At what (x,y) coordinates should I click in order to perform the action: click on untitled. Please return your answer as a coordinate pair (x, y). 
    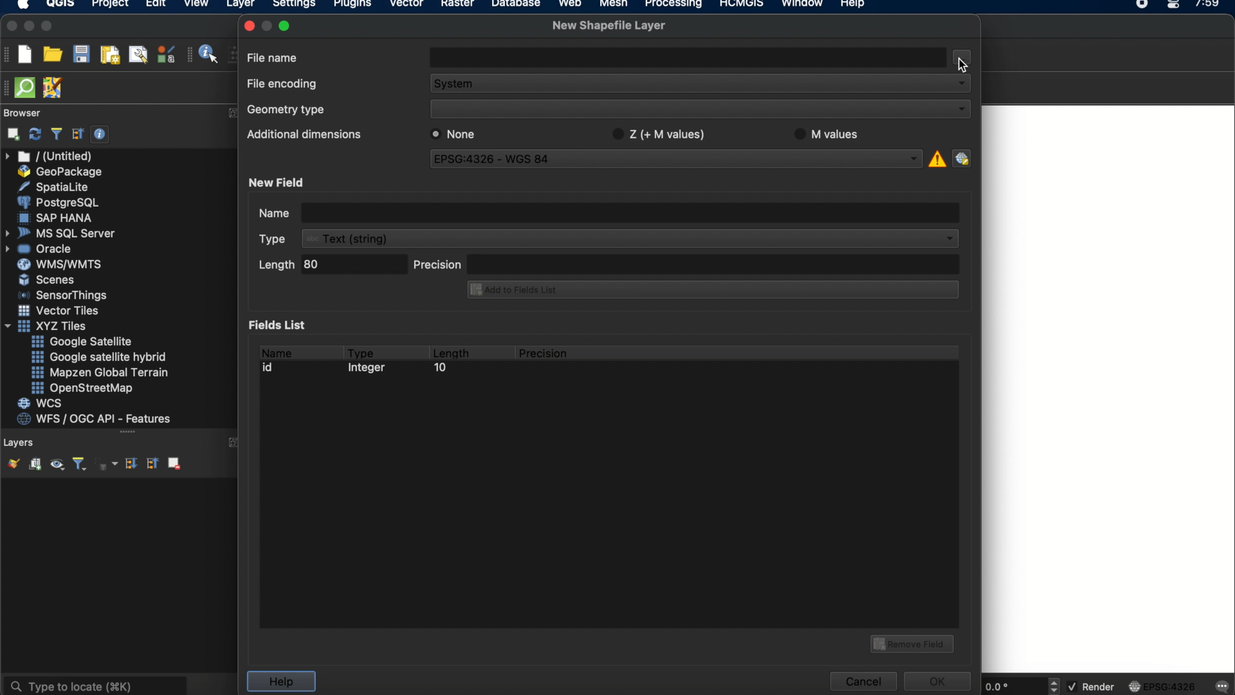
    Looking at the image, I should click on (50, 156).